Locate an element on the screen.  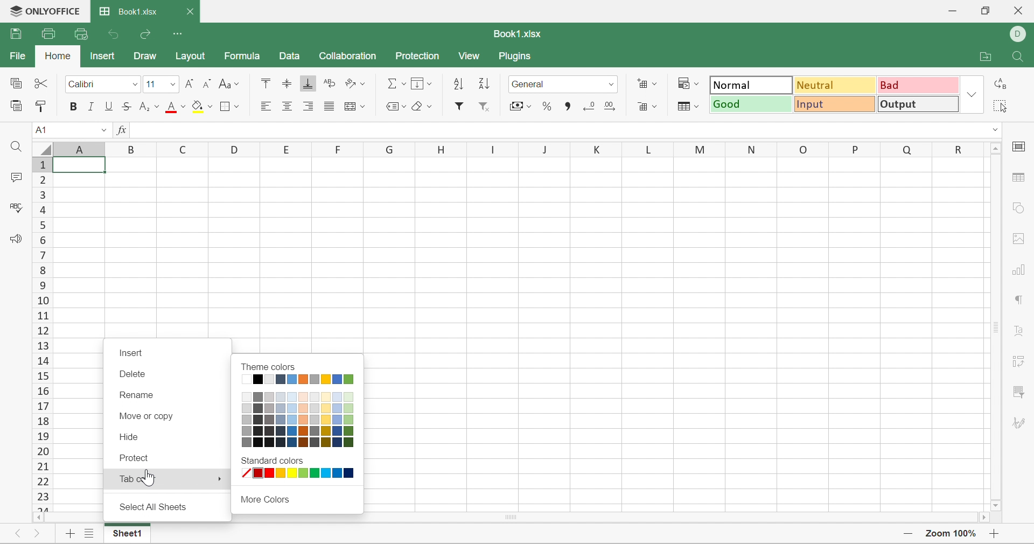
Scroll up is located at coordinates (996, 148).